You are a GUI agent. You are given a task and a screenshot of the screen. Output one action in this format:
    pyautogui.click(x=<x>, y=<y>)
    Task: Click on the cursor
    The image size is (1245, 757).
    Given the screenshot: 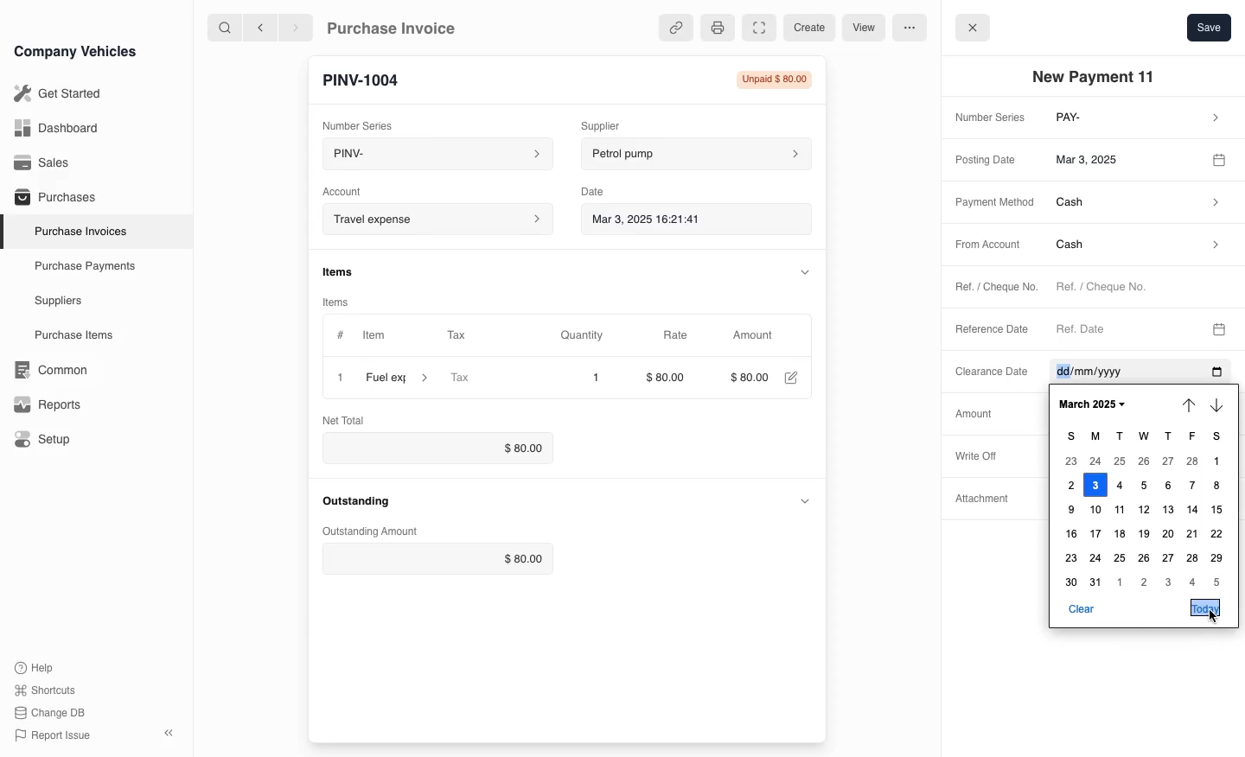 What is the action you would take?
    pyautogui.click(x=1212, y=621)
    